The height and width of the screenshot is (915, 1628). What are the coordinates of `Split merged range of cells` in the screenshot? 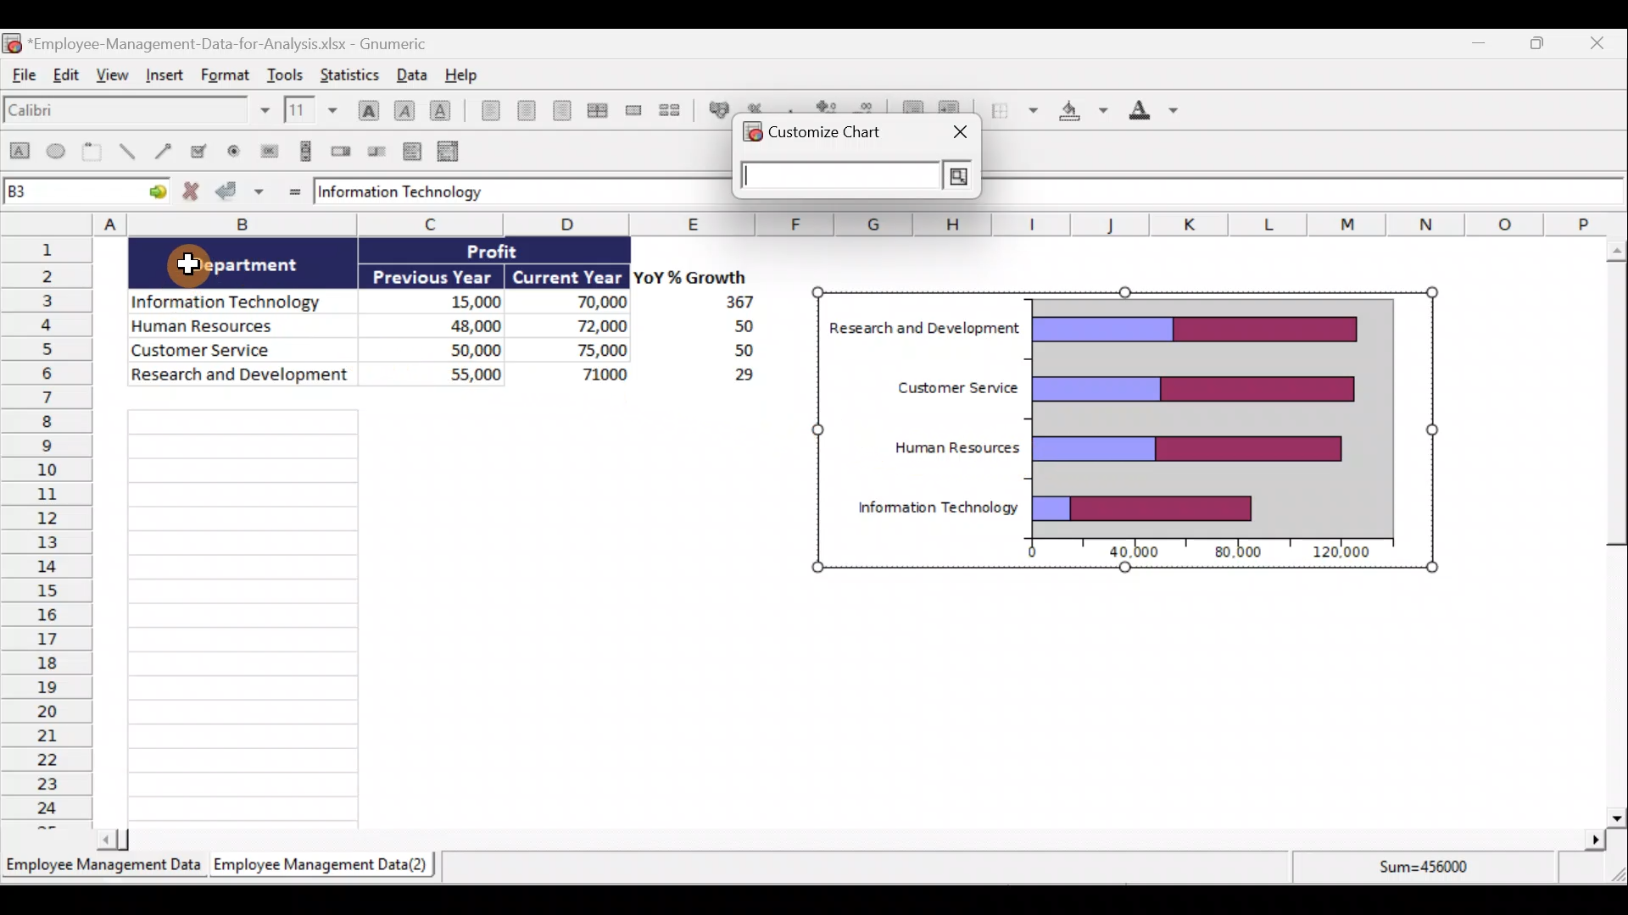 It's located at (670, 109).